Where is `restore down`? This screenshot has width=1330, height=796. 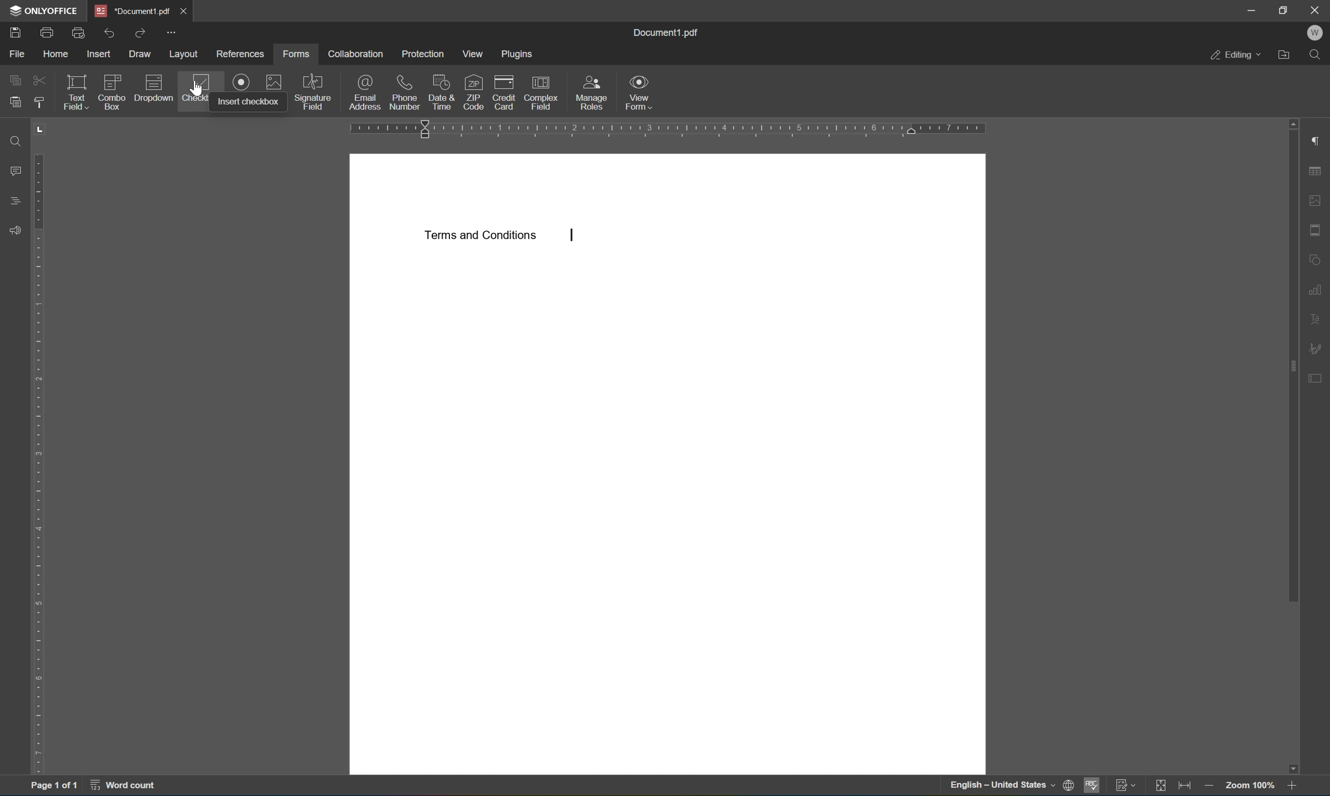
restore down is located at coordinates (1287, 9).